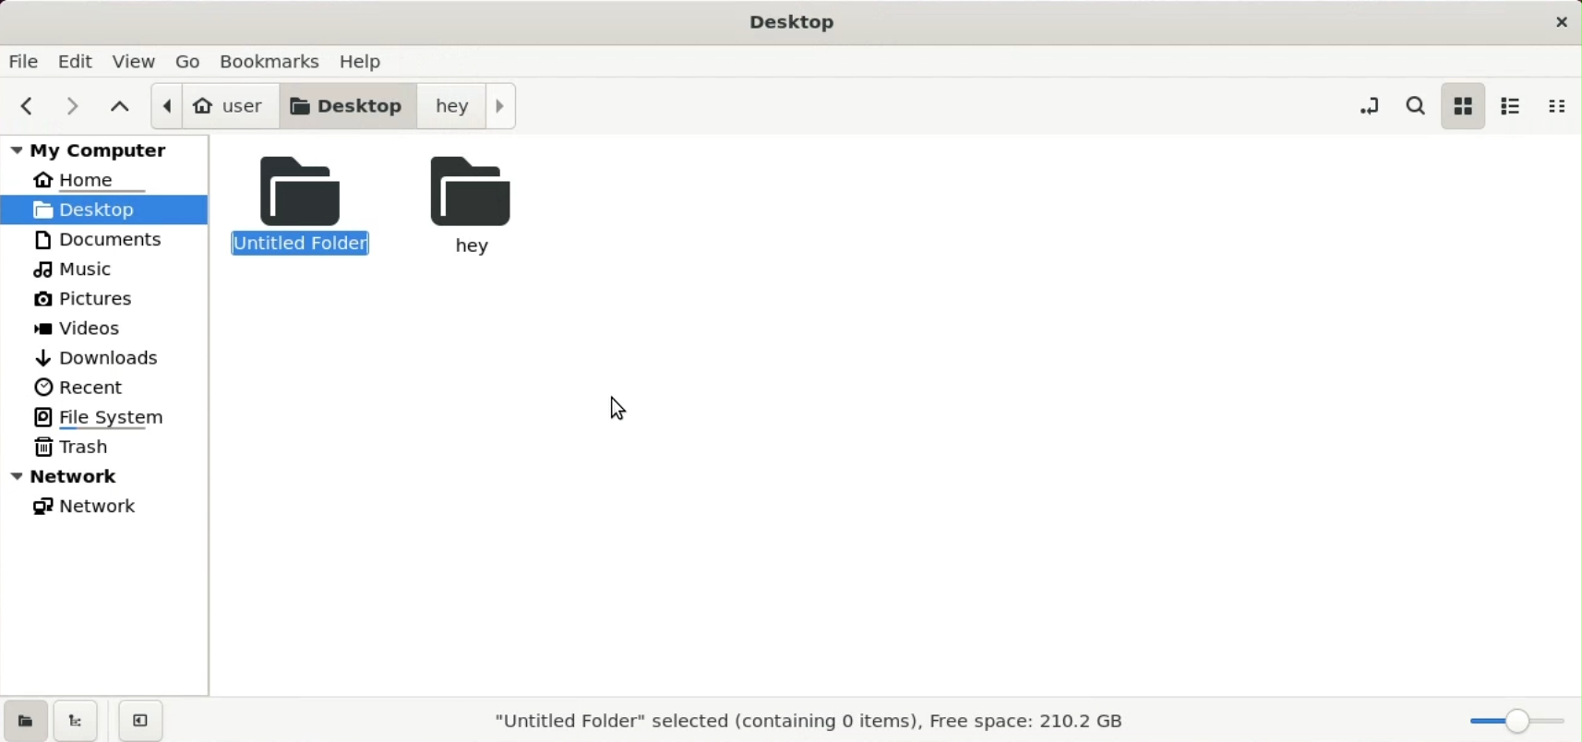  What do you see at coordinates (24, 720) in the screenshot?
I see `show places` at bounding box center [24, 720].